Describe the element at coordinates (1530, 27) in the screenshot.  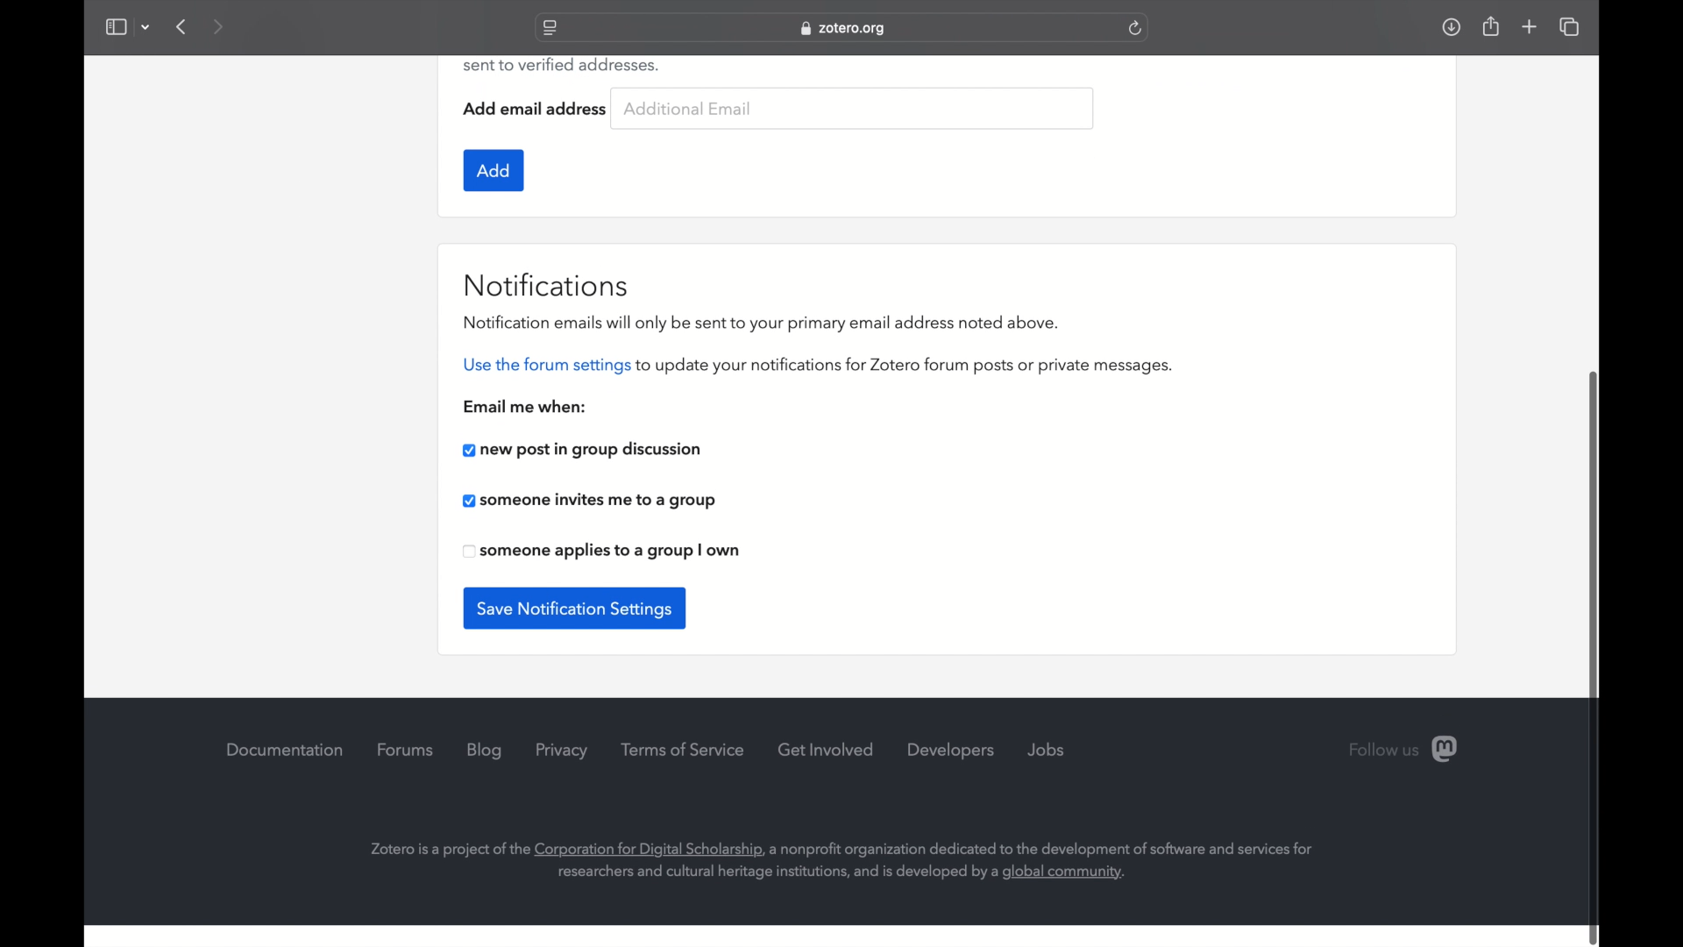
I see `new tab` at that location.